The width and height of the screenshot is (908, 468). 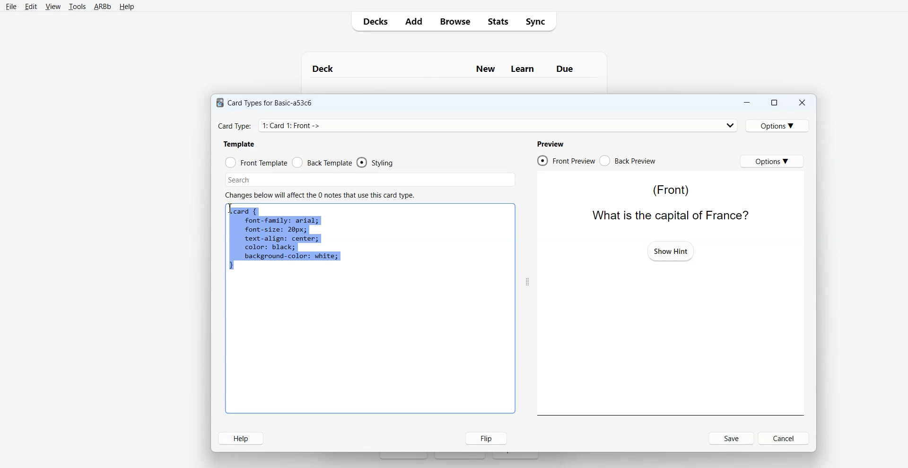 I want to click on Flip, so click(x=484, y=438).